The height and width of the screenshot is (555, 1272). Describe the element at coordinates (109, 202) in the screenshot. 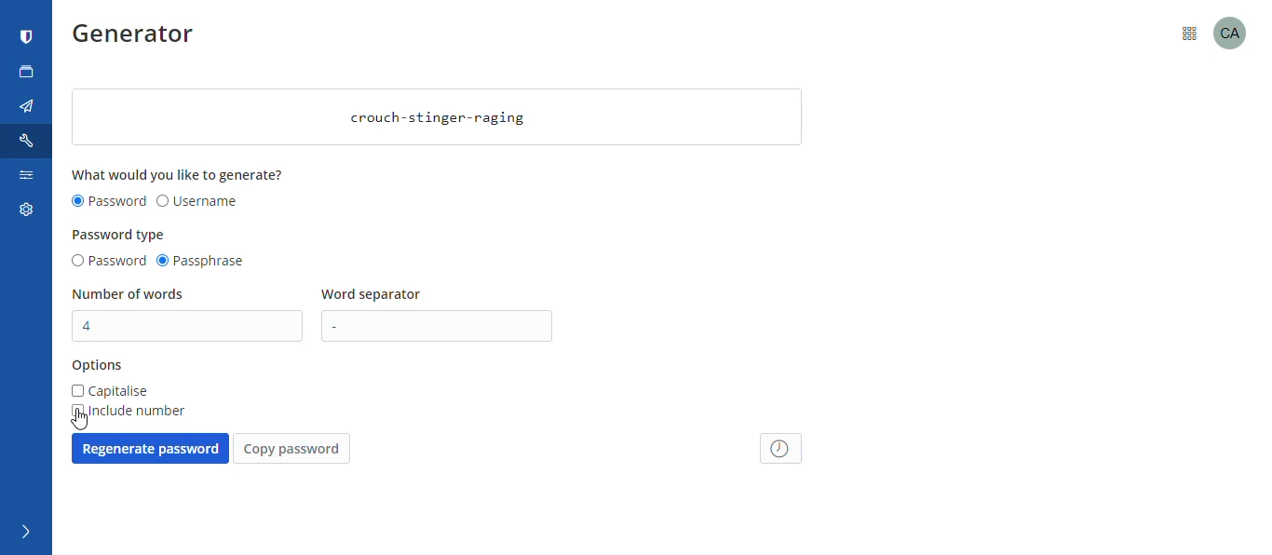

I see `password radio button` at that location.